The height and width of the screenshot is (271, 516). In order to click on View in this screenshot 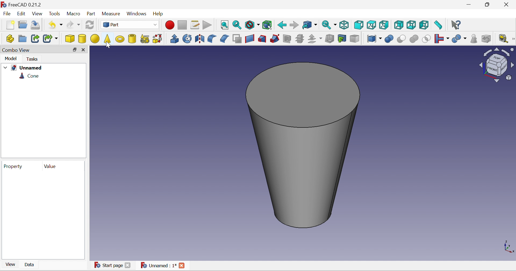, I will do `click(37, 14)`.